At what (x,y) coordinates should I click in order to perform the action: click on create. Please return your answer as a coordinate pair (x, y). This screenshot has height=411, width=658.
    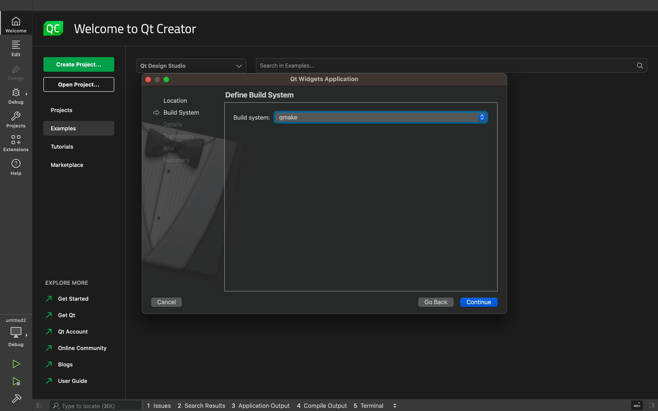
    Looking at the image, I should click on (78, 65).